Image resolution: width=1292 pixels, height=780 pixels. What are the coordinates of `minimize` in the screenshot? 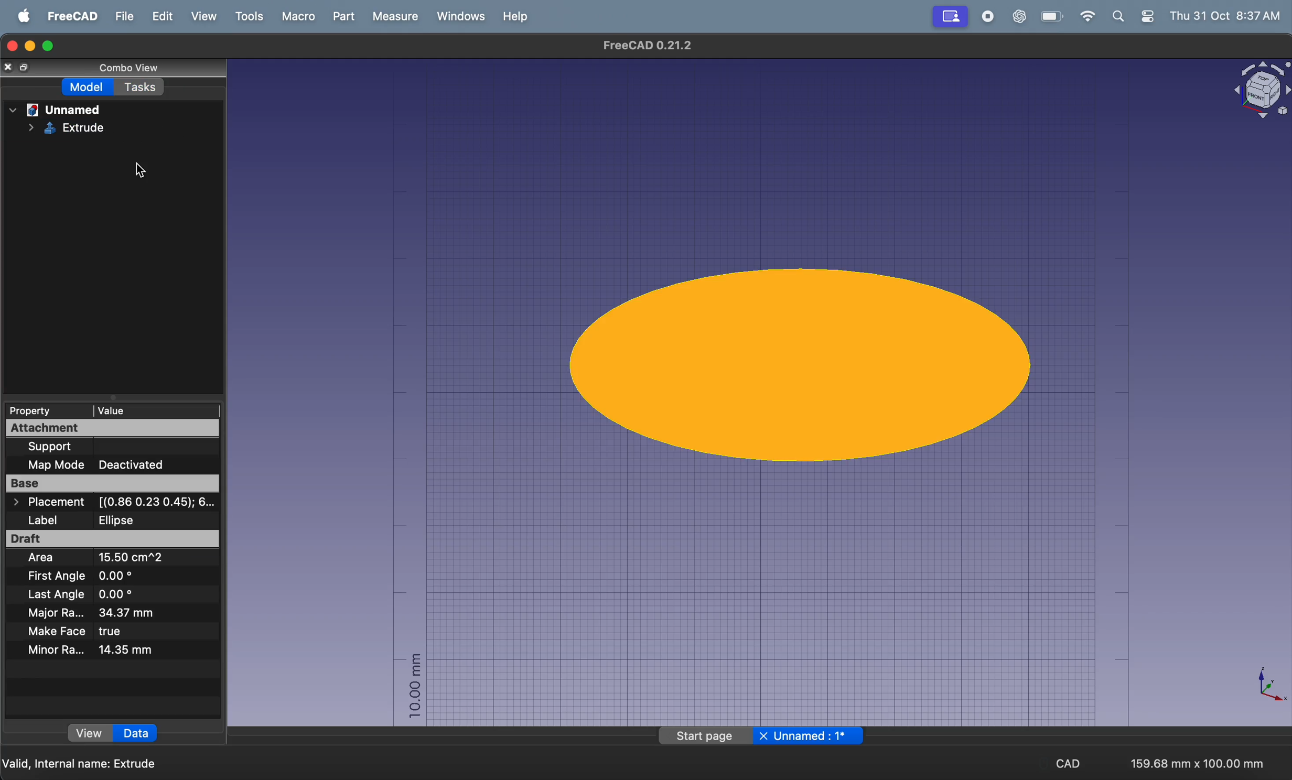 It's located at (32, 47).